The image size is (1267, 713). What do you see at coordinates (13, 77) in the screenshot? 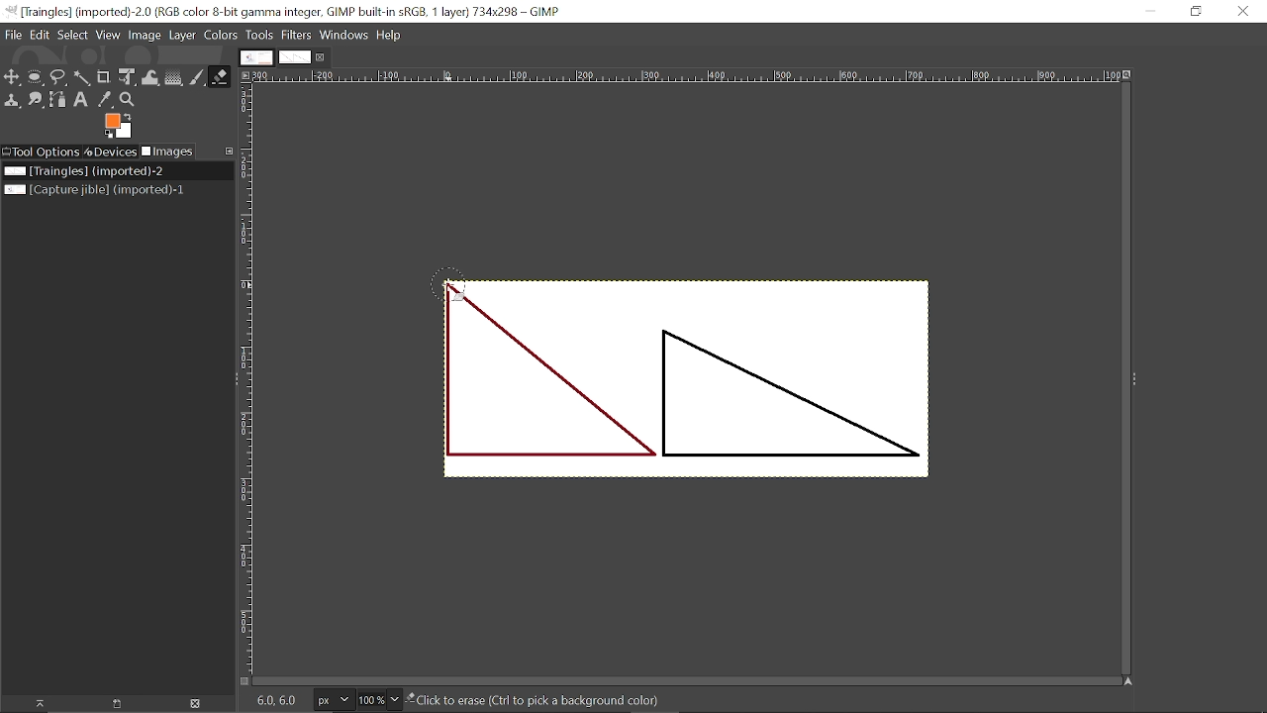
I see `Move tool` at bounding box center [13, 77].